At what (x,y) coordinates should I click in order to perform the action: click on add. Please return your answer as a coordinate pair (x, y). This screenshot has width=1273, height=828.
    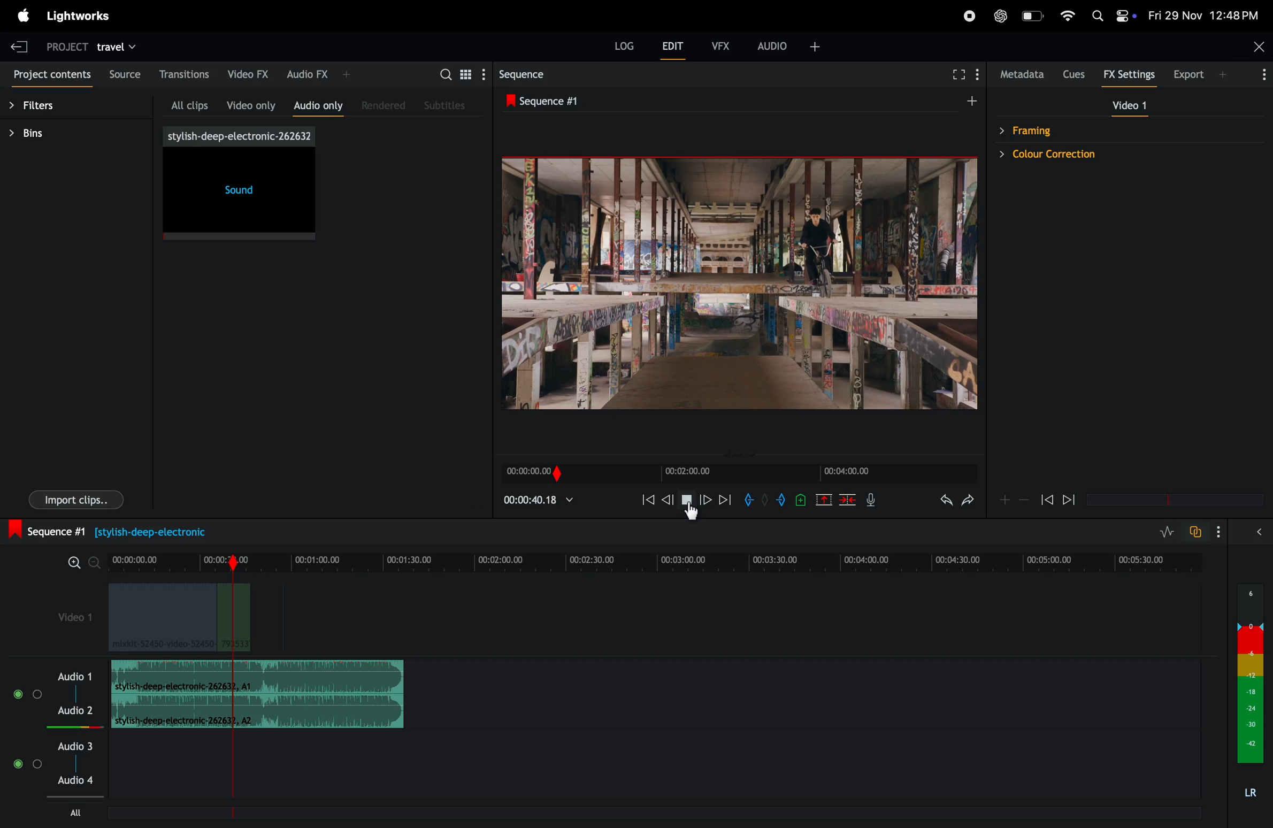
    Looking at the image, I should click on (964, 101).